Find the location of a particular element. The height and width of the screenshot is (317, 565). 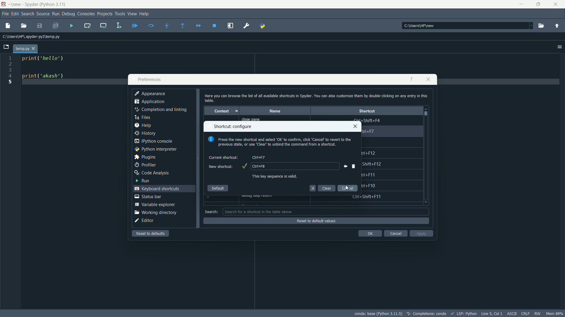

appearance is located at coordinates (150, 94).